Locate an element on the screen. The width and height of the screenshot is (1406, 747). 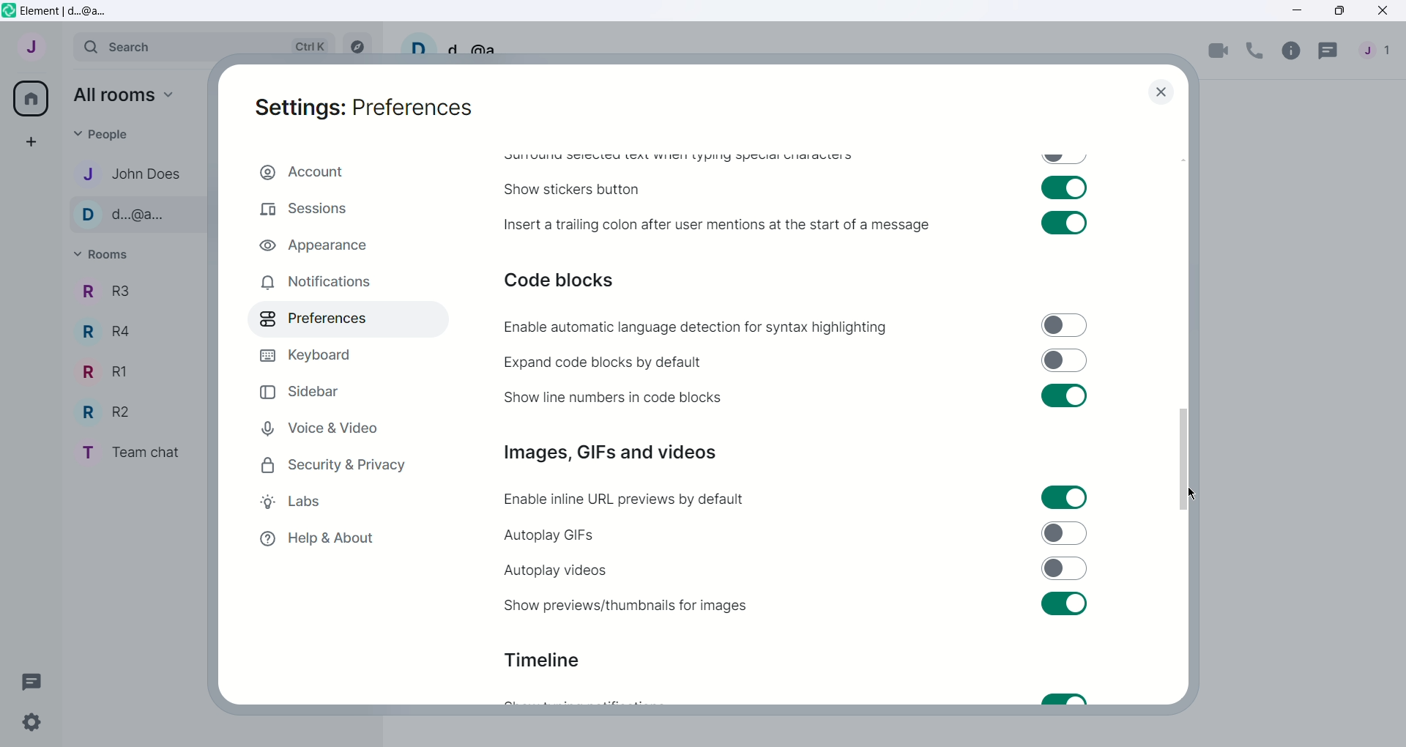
Cursor is located at coordinates (1192, 494).